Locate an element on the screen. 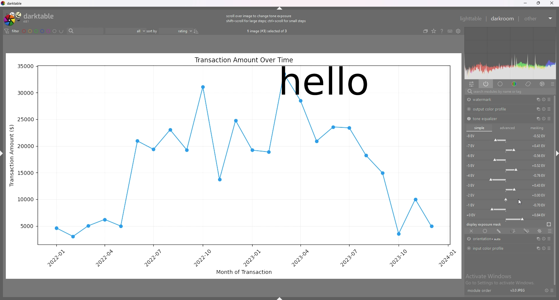 Image resolution: width=559 pixels, height=300 pixels. presets is located at coordinates (551, 290).